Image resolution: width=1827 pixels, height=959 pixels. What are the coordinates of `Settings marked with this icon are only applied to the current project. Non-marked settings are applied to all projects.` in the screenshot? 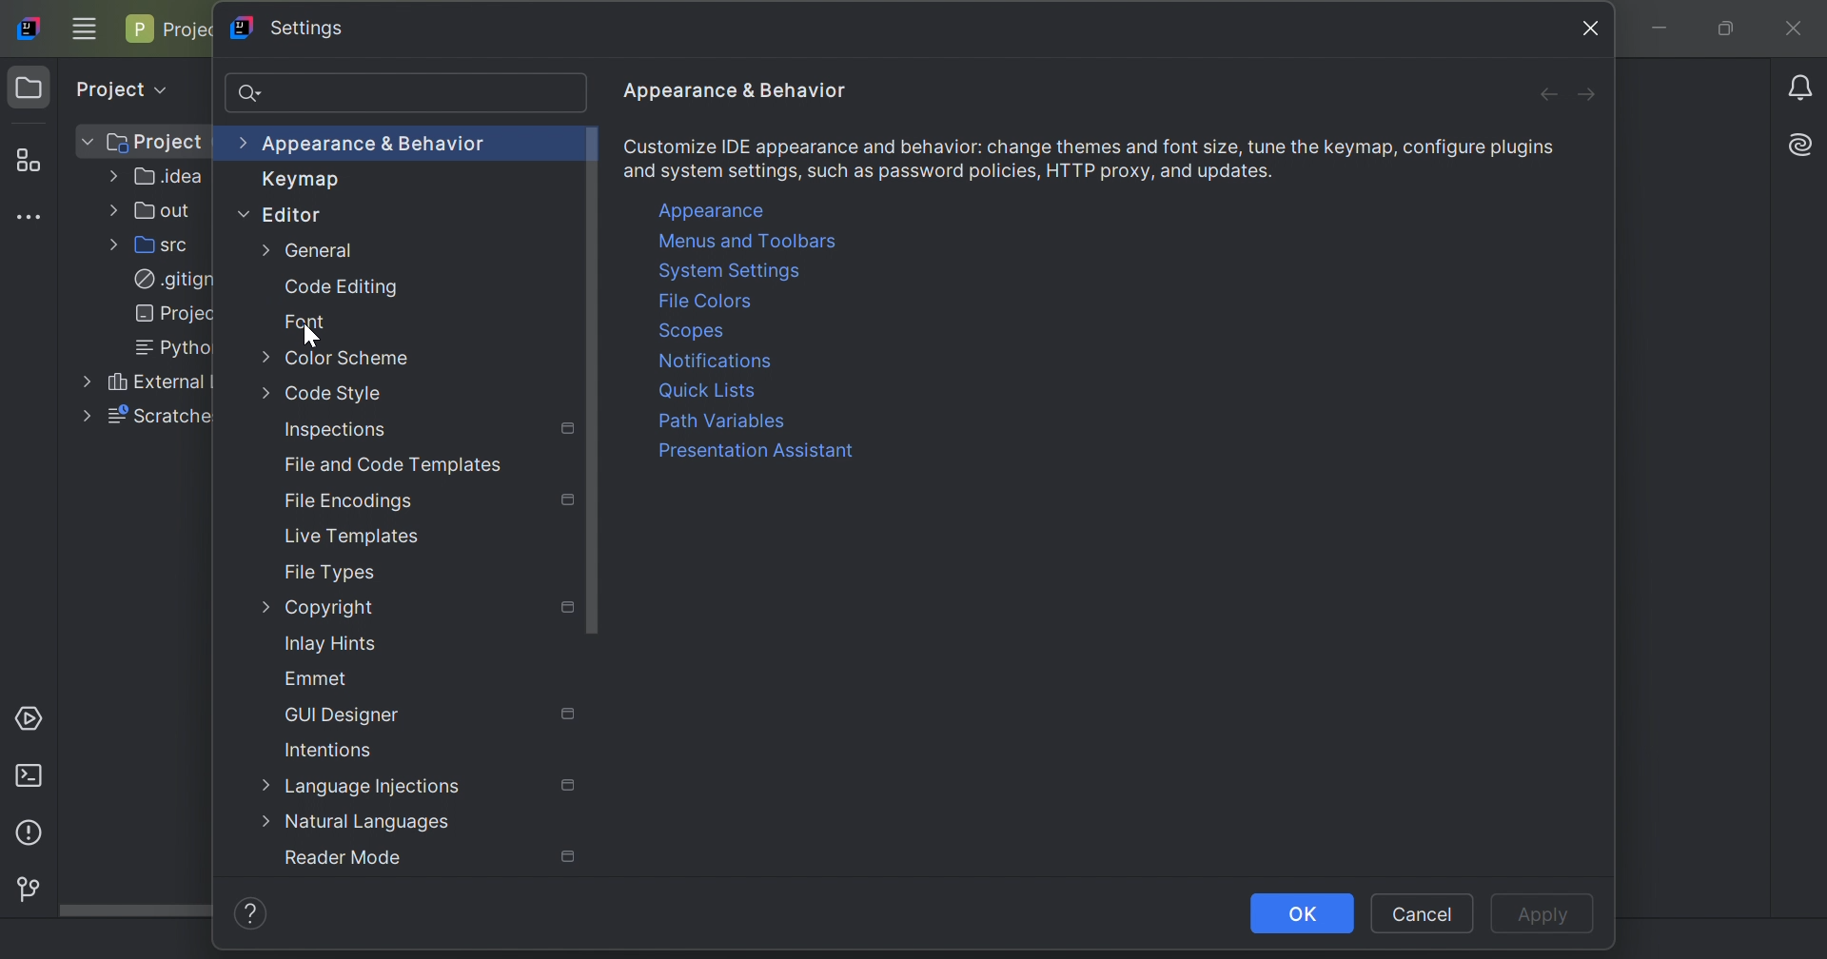 It's located at (570, 858).